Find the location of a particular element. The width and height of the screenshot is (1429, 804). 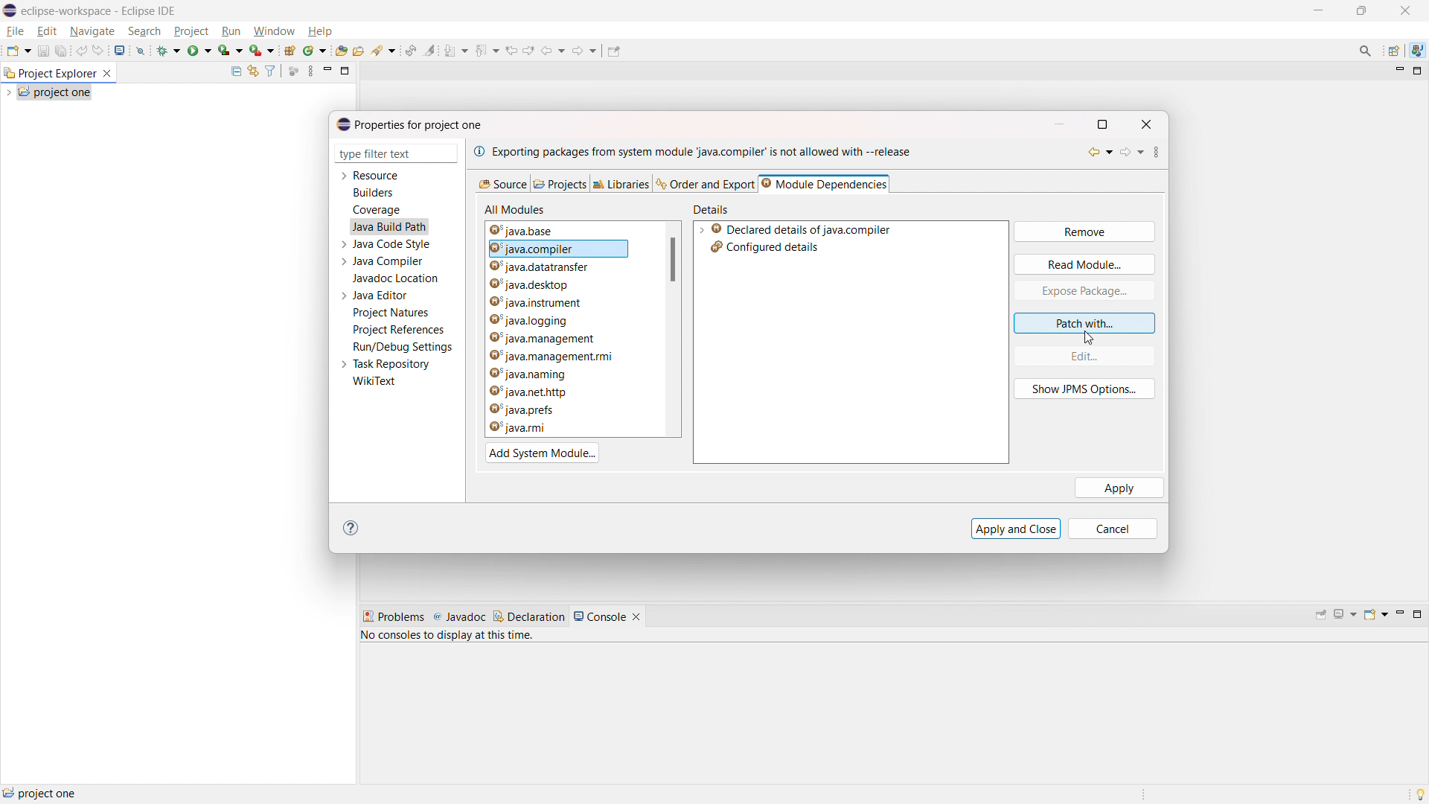

task repository is located at coordinates (392, 364).